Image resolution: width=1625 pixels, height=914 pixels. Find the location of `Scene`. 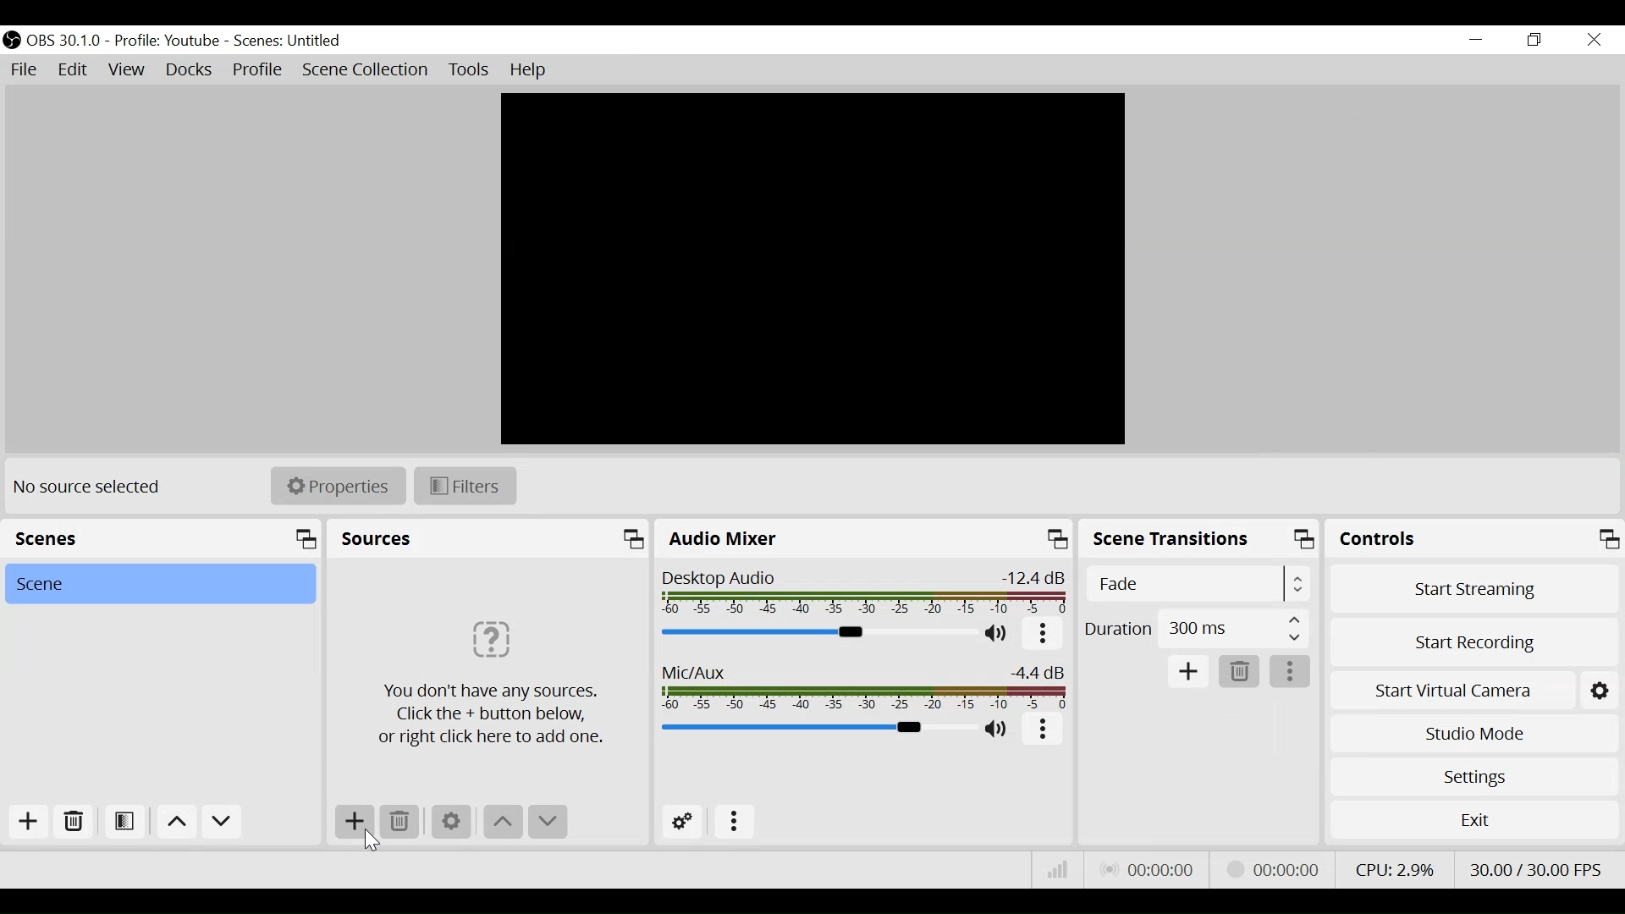

Scene is located at coordinates (158, 584).